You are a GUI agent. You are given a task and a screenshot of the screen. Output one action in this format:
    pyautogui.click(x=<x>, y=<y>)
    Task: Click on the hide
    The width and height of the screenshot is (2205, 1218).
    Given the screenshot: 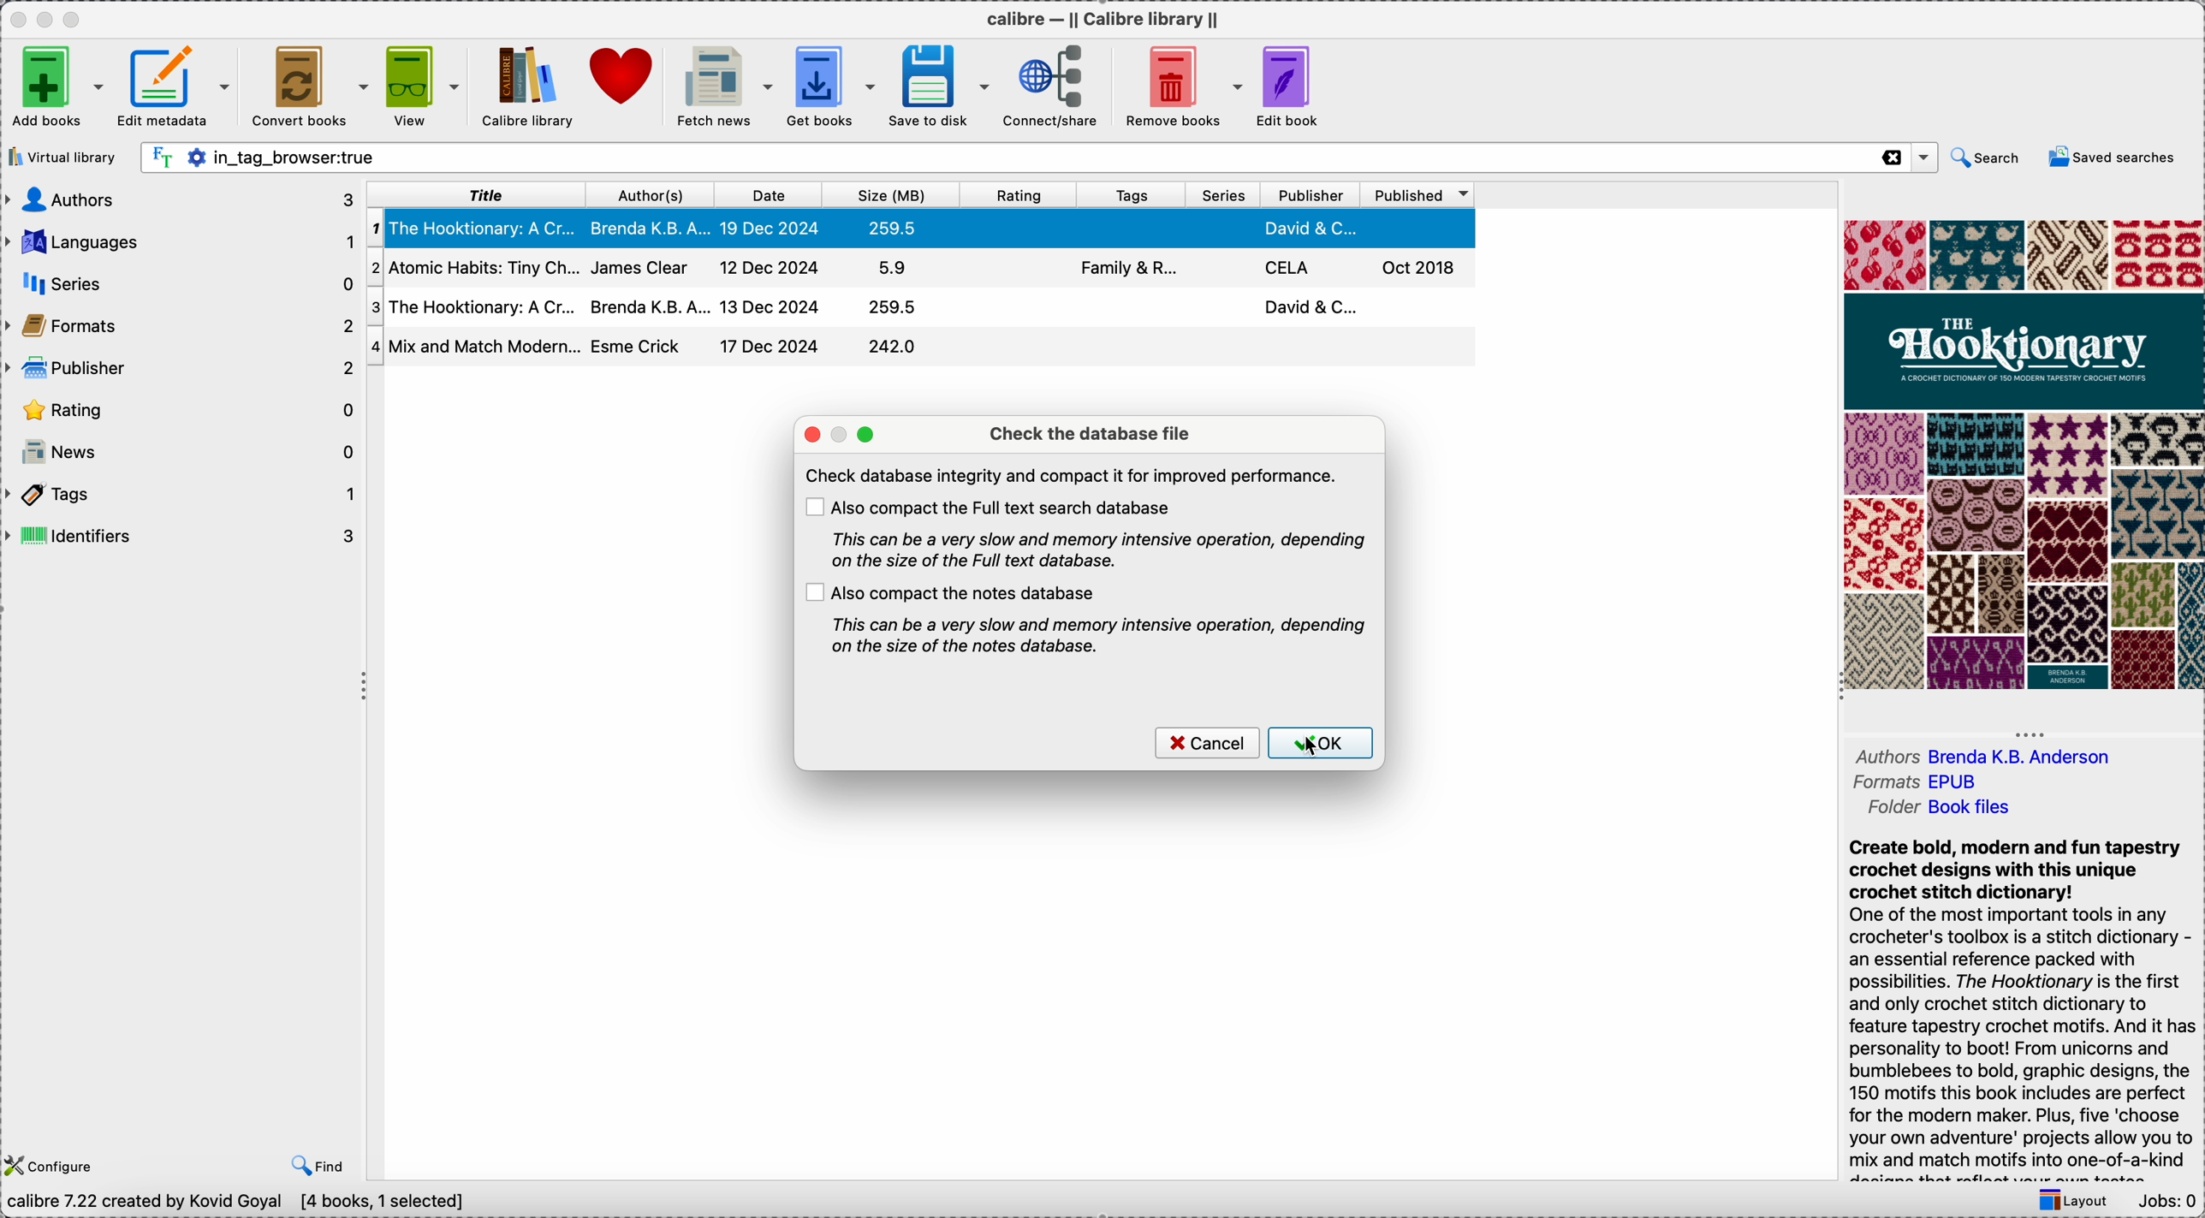 What is the action you would take?
    pyautogui.click(x=364, y=688)
    